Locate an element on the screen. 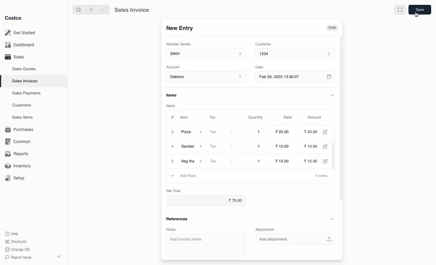 Image resolution: width=436 pixels, height=265 pixels. Tax is located at coordinates (212, 116).